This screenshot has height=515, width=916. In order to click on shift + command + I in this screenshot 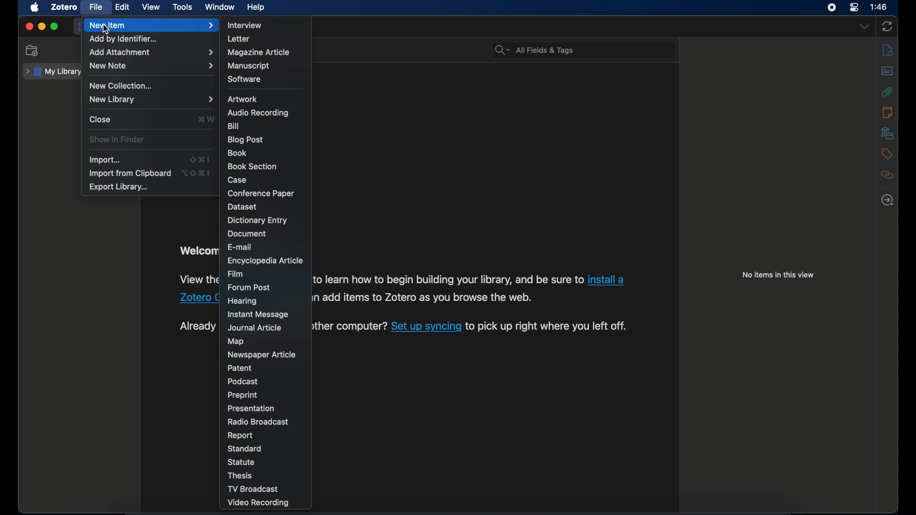, I will do `click(198, 159)`.